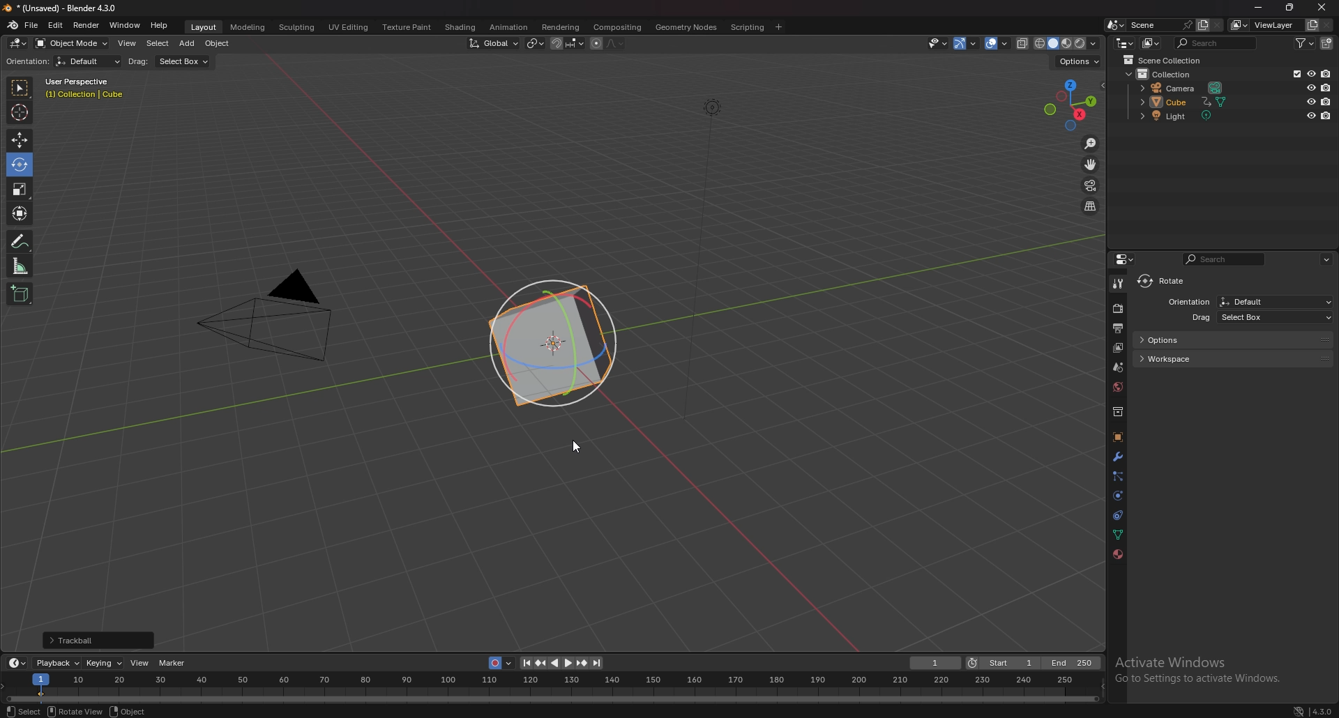 This screenshot has width=1339, height=718. I want to click on data, so click(1119, 533).